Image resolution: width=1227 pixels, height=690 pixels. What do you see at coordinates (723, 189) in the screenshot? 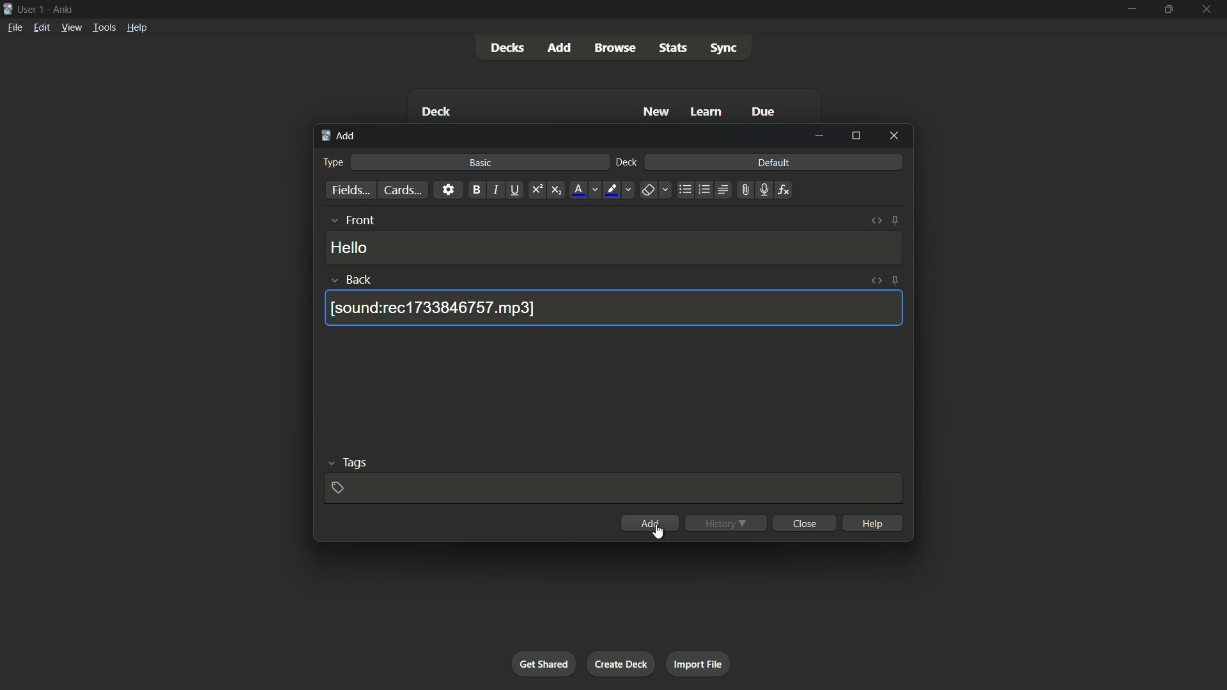
I see `alignment` at bounding box center [723, 189].